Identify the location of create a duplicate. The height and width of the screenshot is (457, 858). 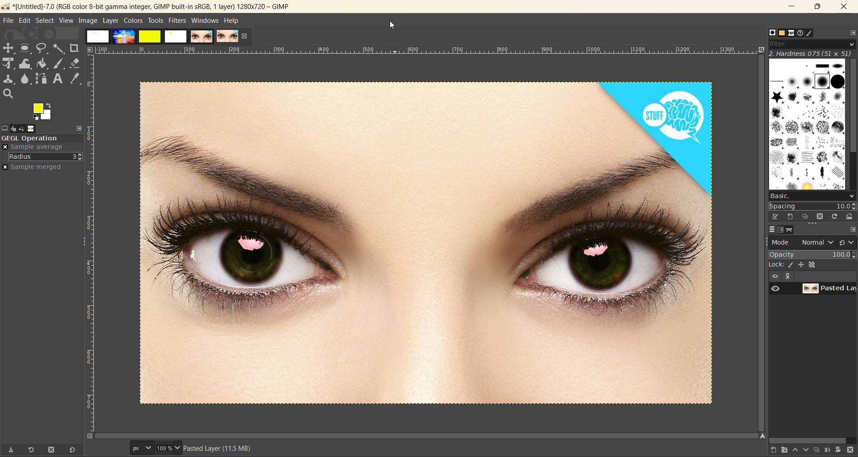
(817, 450).